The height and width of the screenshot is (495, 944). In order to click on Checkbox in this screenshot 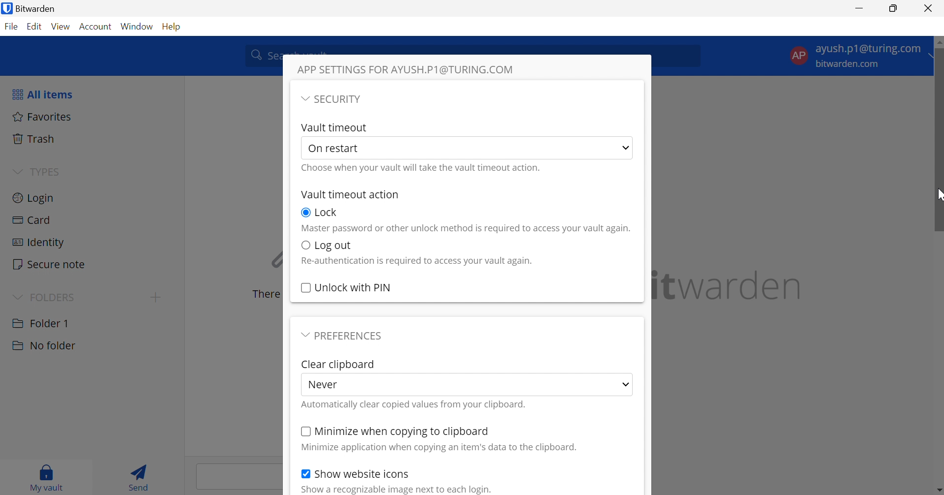, I will do `click(305, 288)`.